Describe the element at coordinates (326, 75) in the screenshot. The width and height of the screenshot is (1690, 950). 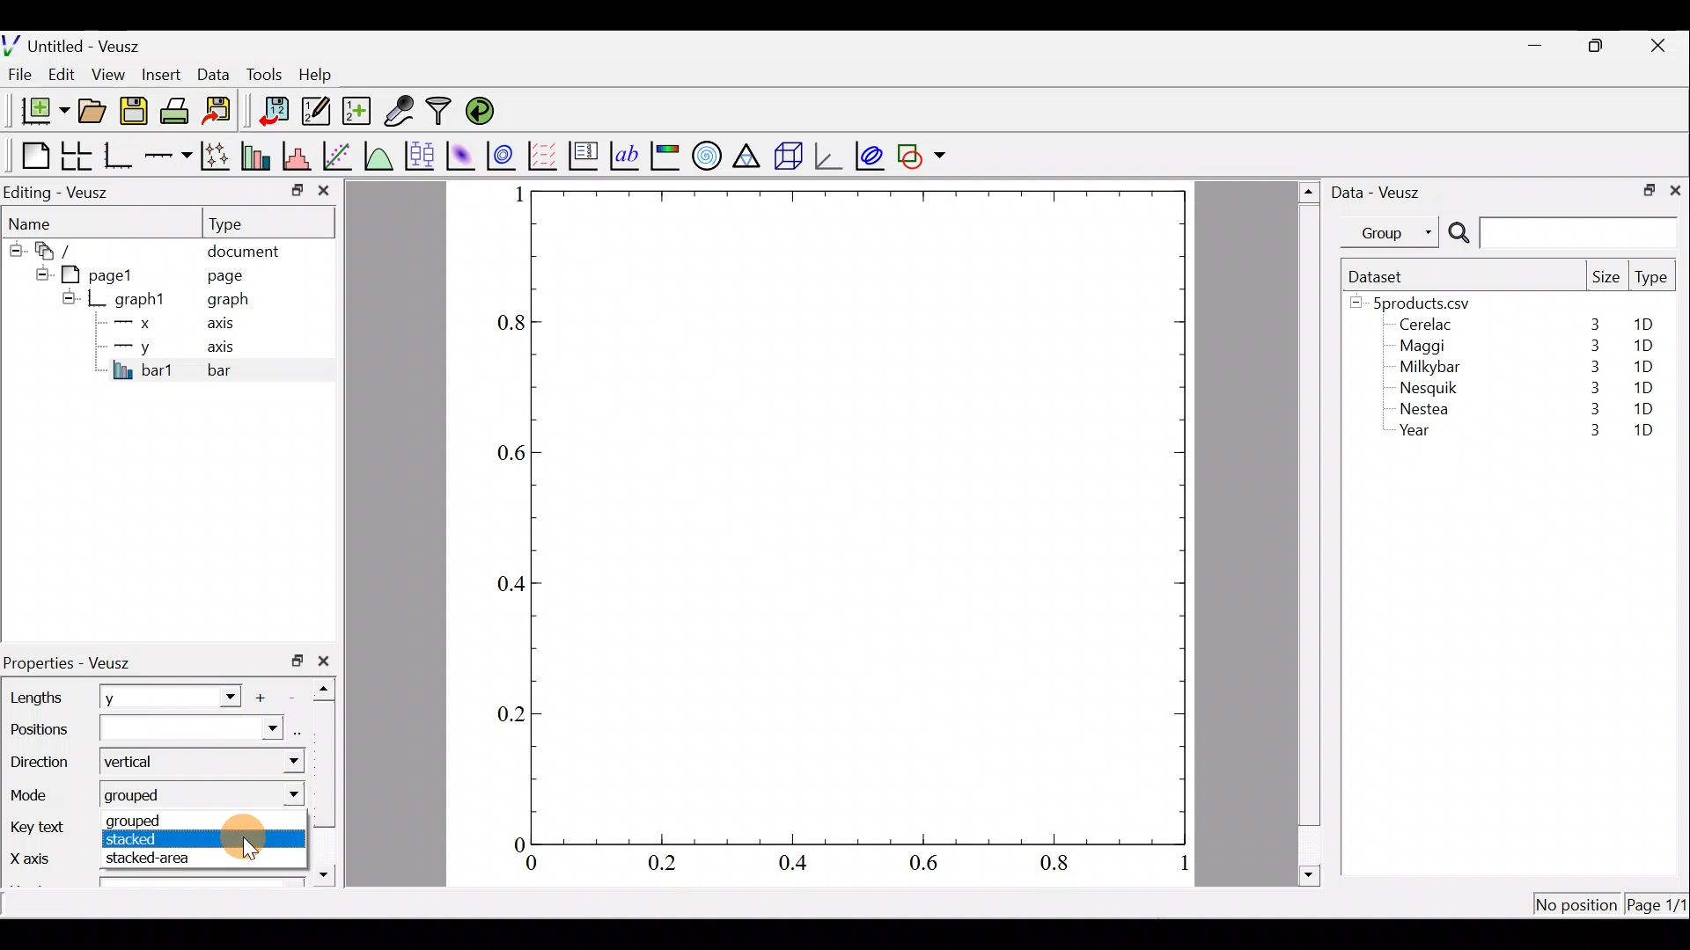
I see `Help` at that location.